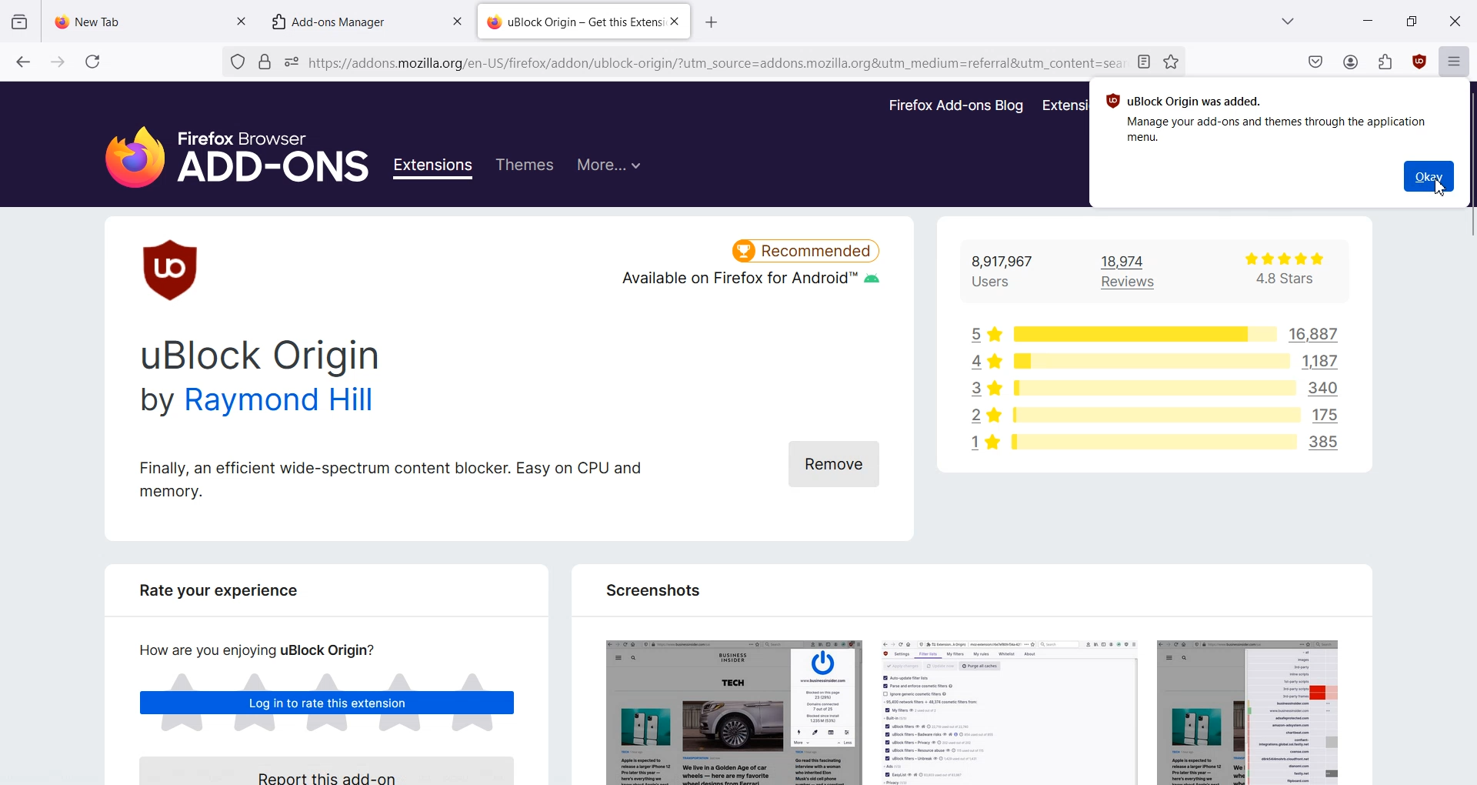 This screenshot has width=1477, height=785. I want to click on 1 star rating, so click(979, 446).